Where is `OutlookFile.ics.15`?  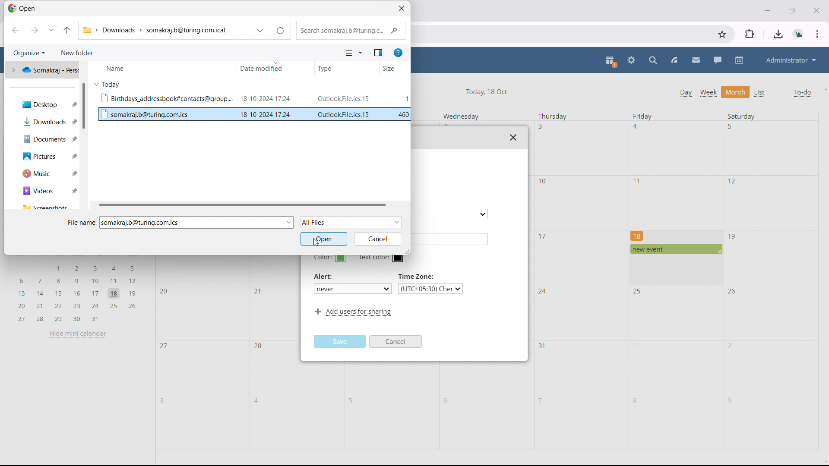 OutlookFile.ics.15 is located at coordinates (345, 114).